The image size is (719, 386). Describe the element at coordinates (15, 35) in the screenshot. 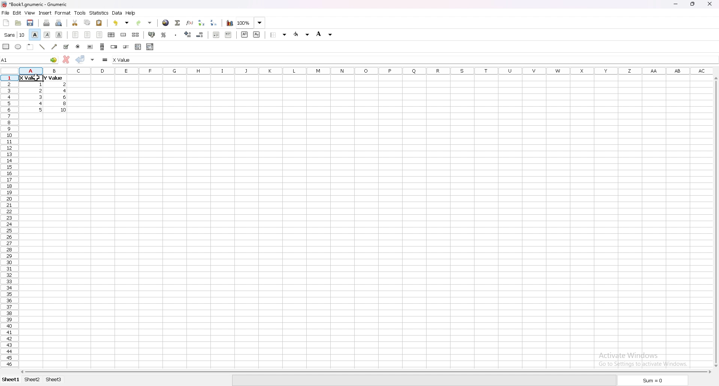

I see `font` at that location.